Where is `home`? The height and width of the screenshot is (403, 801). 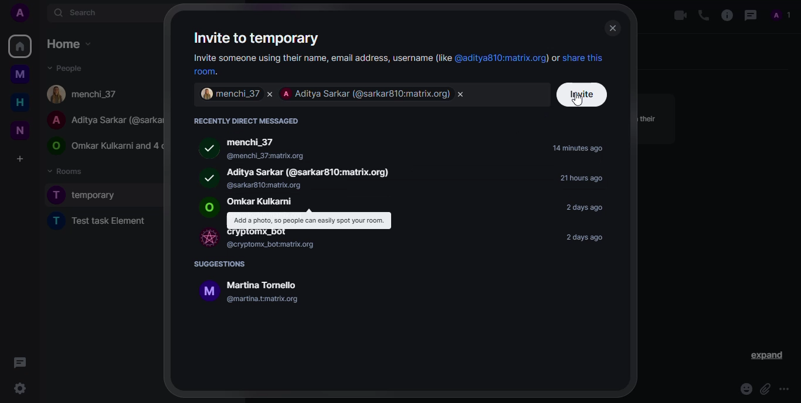 home is located at coordinates (69, 44).